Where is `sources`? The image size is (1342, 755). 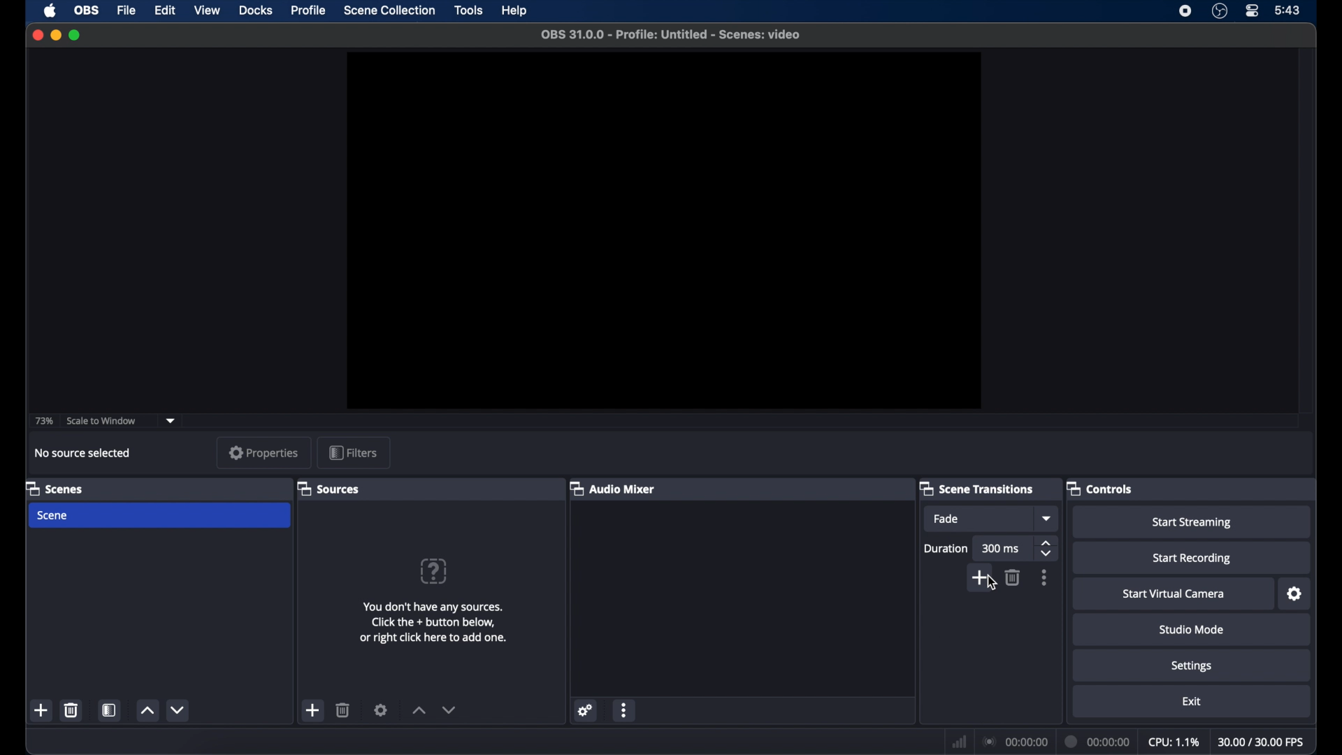
sources is located at coordinates (329, 488).